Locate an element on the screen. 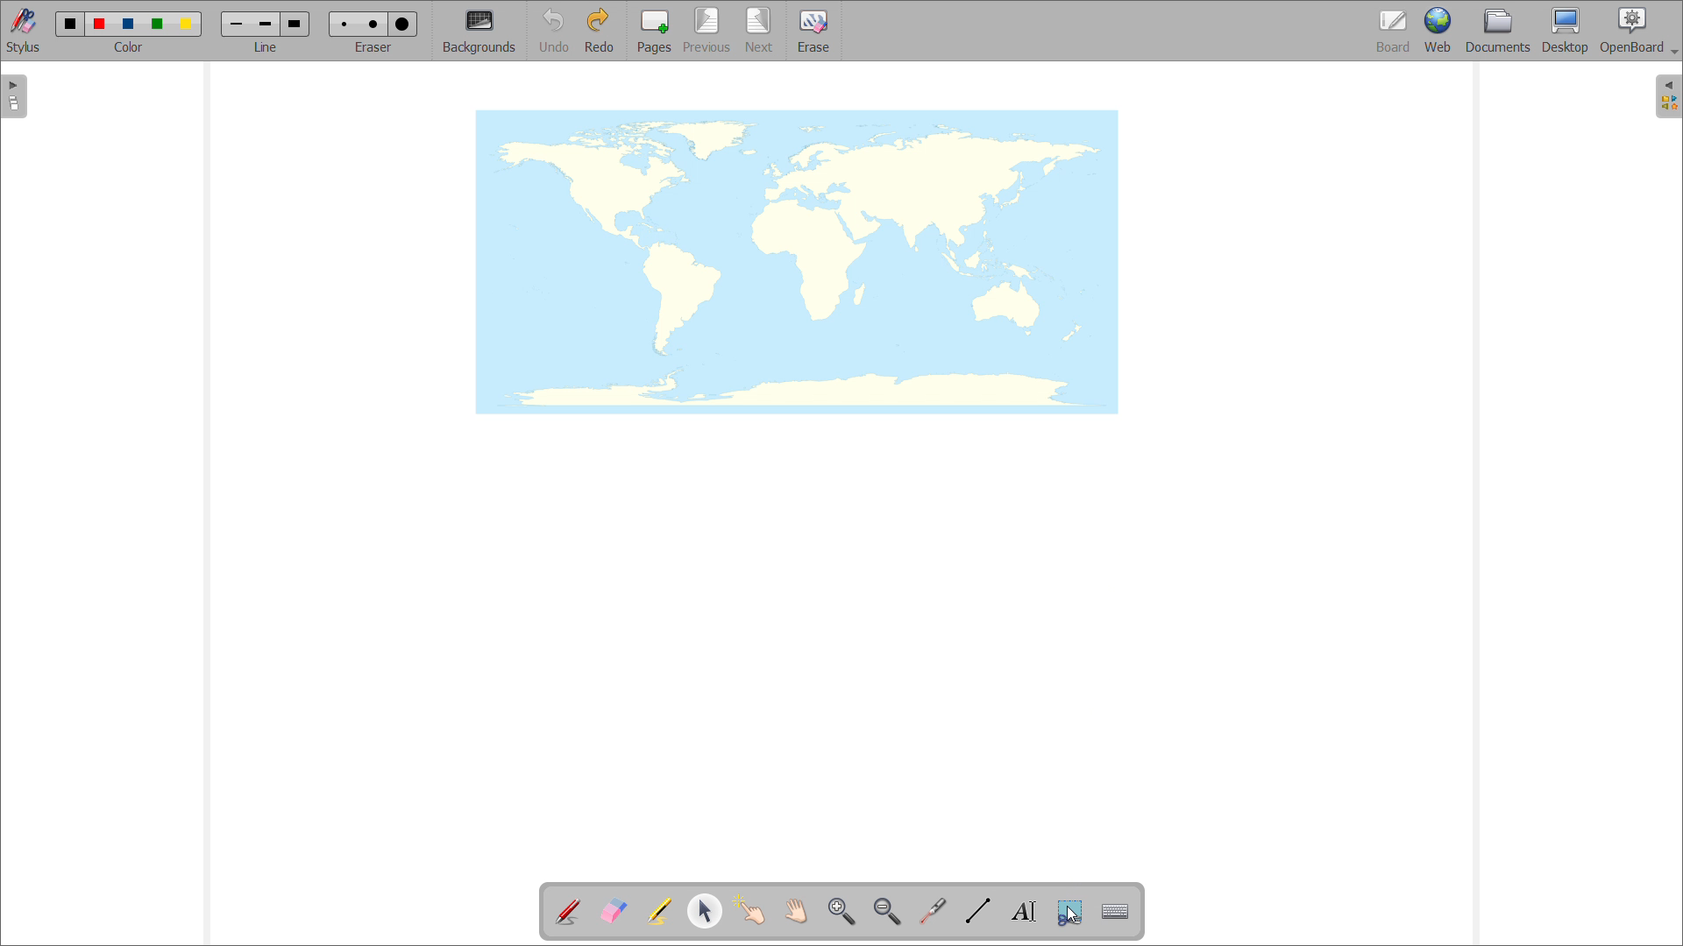 Image resolution: width=1683 pixels, height=946 pixels. Eraser is located at coordinates (375, 46).